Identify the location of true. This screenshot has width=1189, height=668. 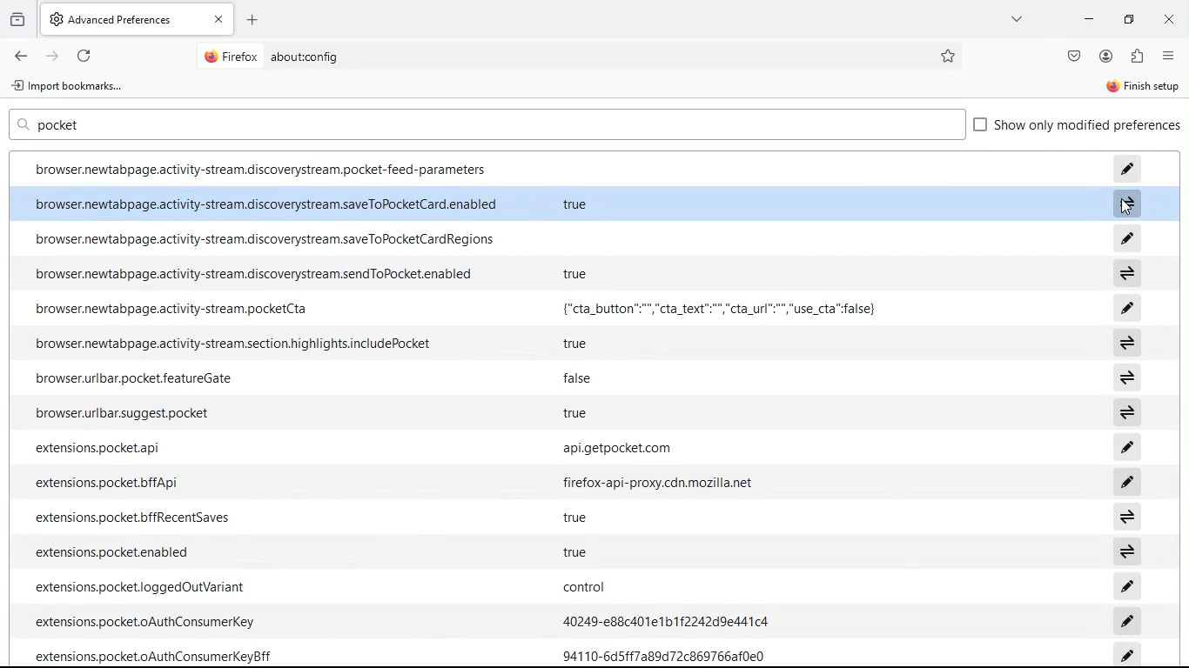
(577, 342).